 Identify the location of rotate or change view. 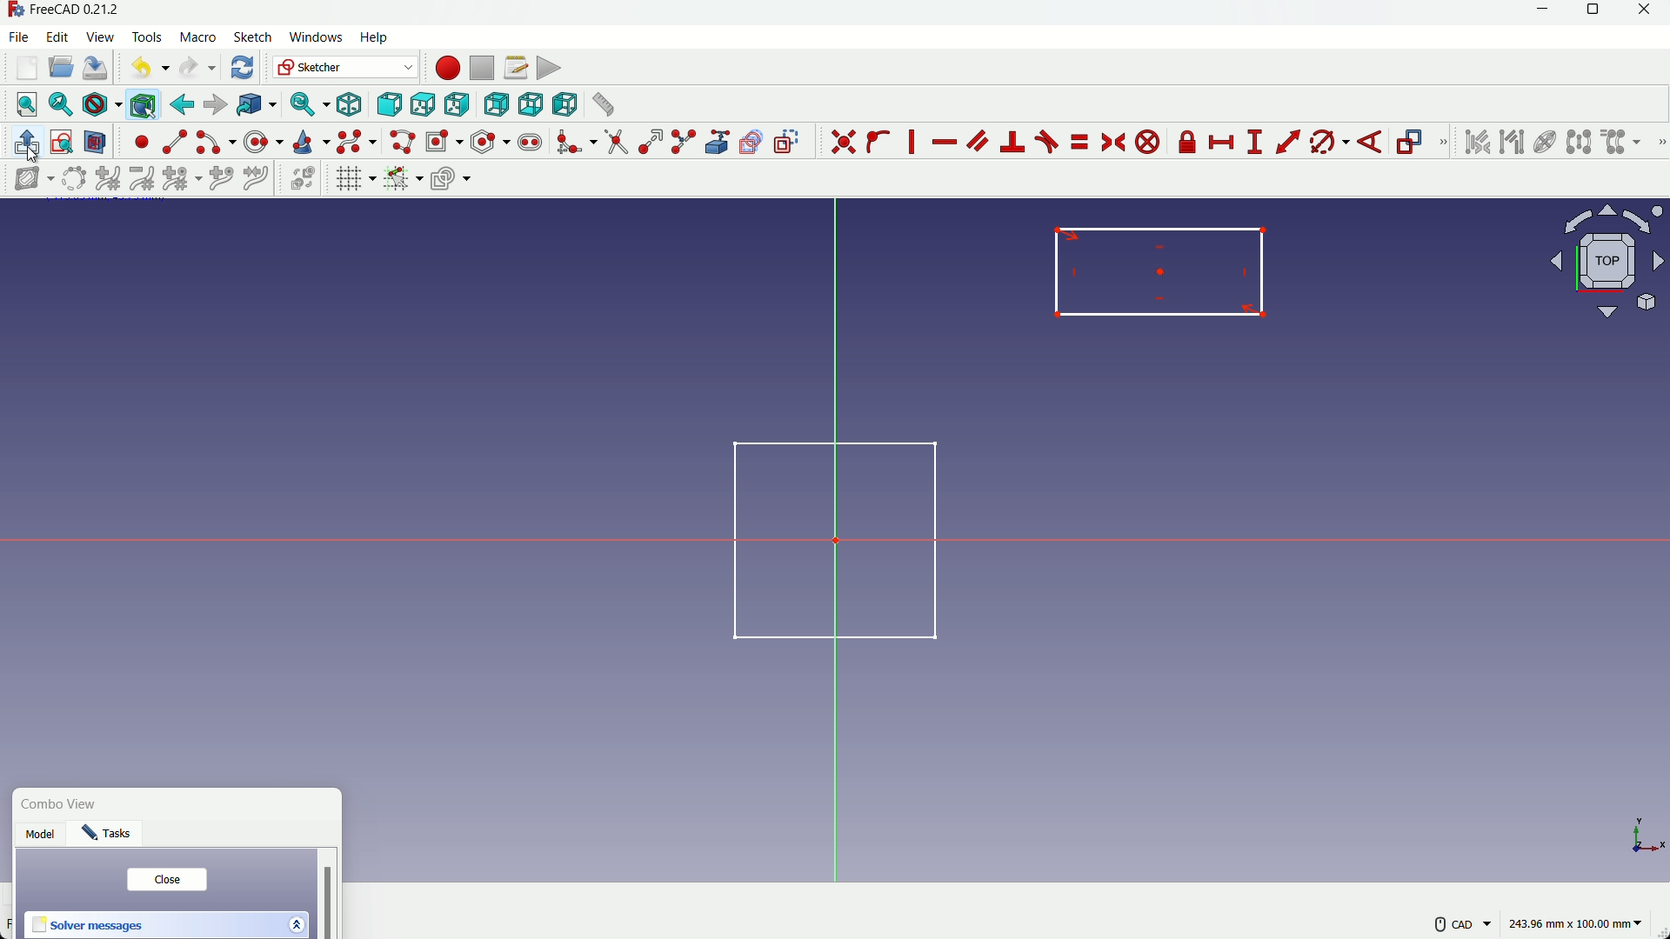
(1608, 260).